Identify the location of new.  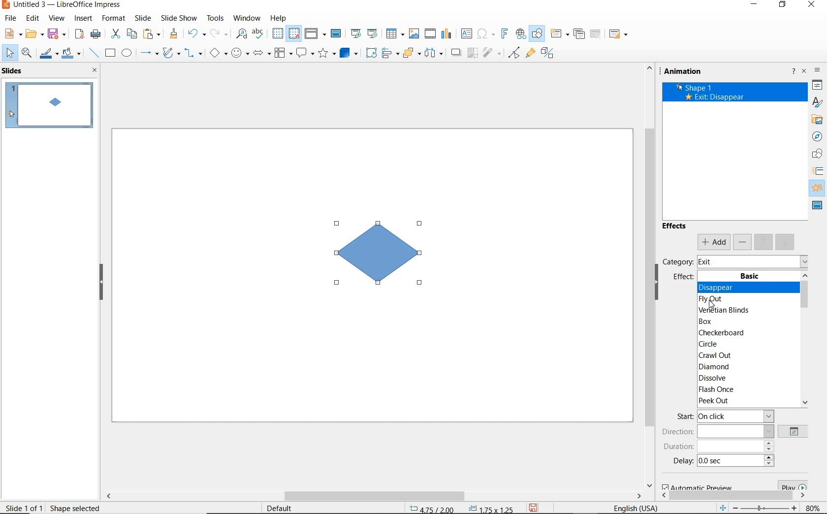
(12, 33).